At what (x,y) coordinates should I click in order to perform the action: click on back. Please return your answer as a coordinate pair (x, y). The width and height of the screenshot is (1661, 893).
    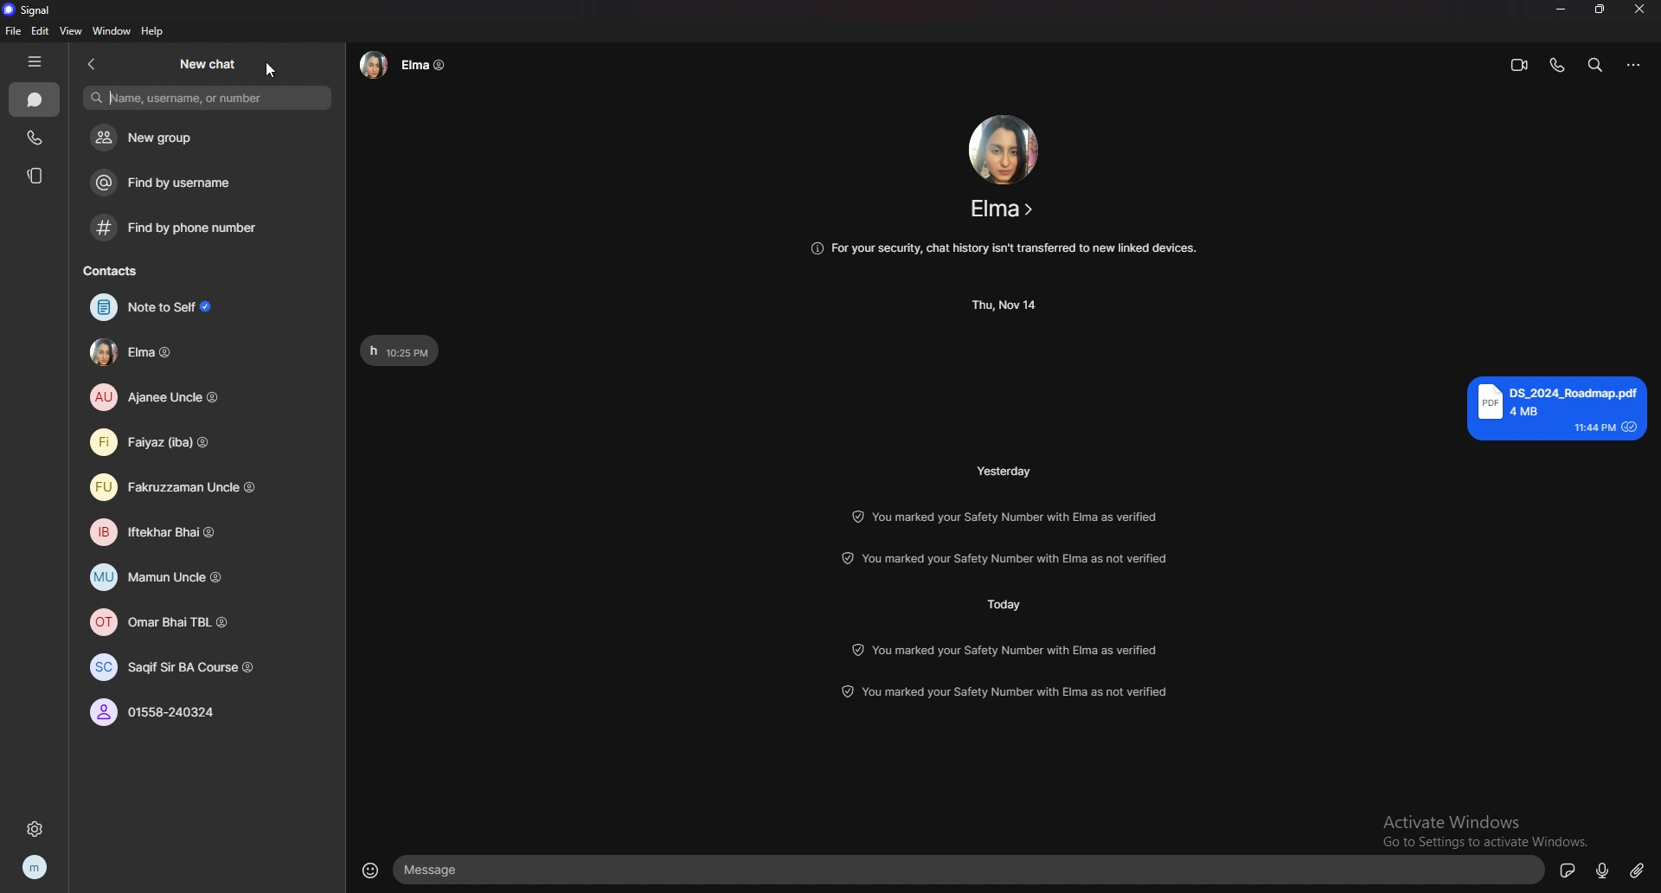
    Looking at the image, I should click on (93, 63).